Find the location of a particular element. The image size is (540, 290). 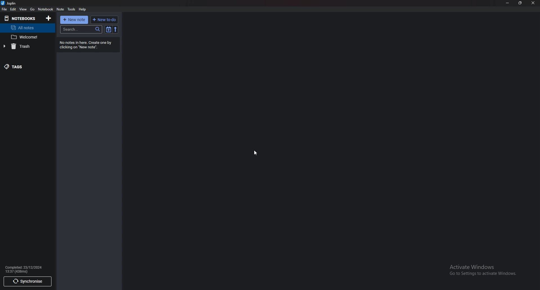

Add notebooks is located at coordinates (49, 18).